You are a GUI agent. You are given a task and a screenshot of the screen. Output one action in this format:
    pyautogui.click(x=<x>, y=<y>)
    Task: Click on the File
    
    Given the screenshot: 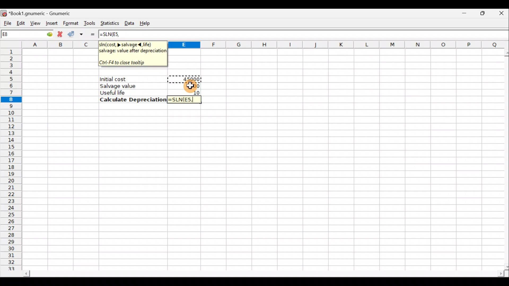 What is the action you would take?
    pyautogui.click(x=7, y=21)
    